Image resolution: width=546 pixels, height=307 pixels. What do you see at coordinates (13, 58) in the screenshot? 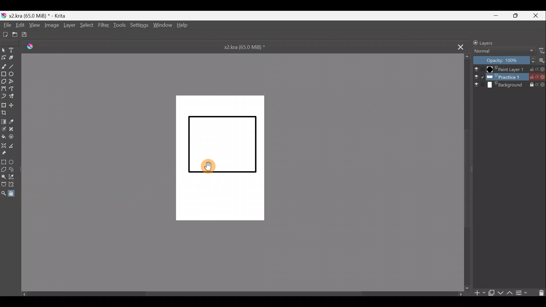
I see `Calligraphy` at bounding box center [13, 58].